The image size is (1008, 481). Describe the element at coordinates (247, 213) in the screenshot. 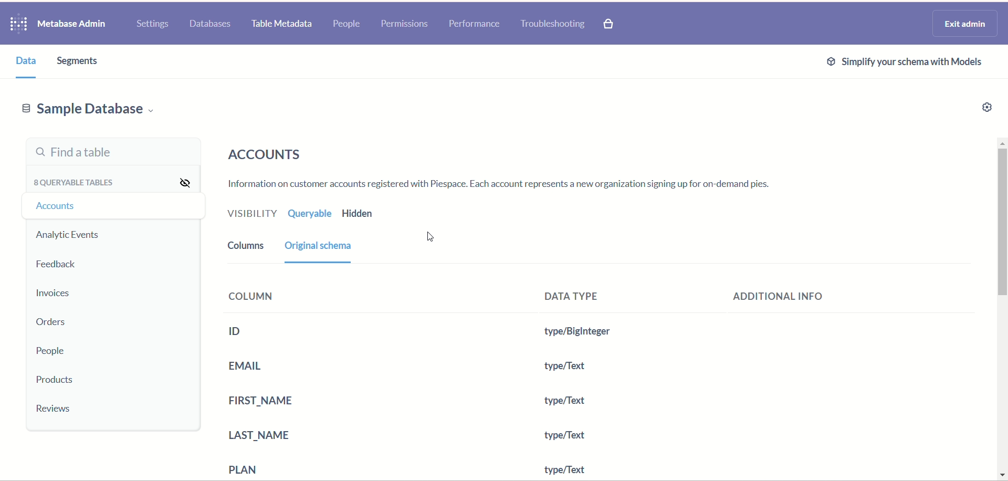

I see `visibility` at that location.